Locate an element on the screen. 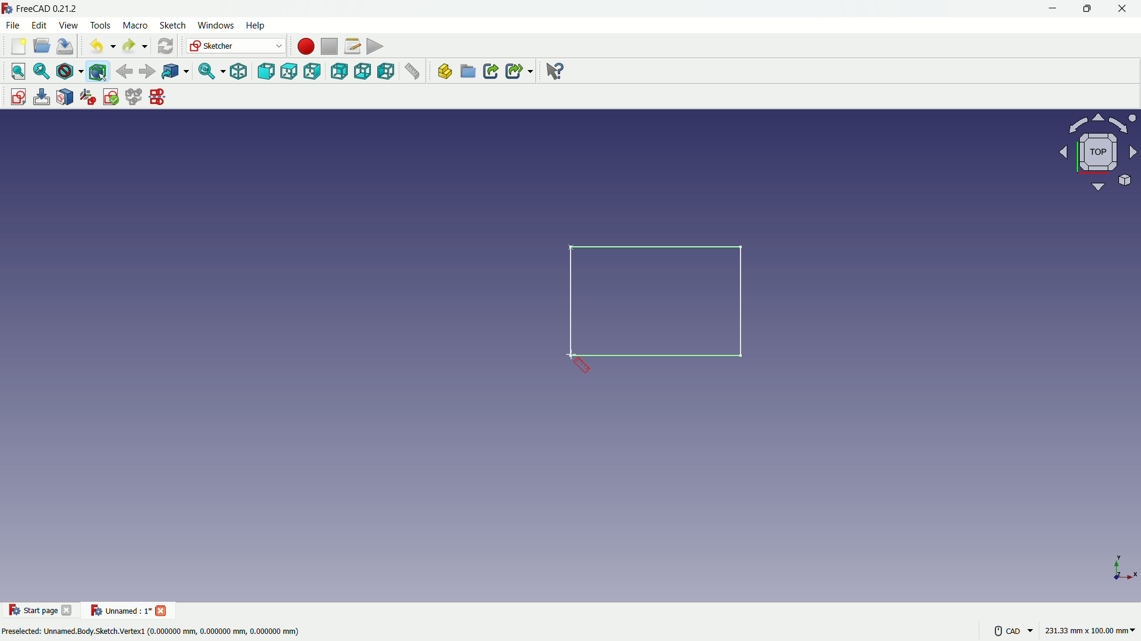  merge sketches is located at coordinates (135, 97).